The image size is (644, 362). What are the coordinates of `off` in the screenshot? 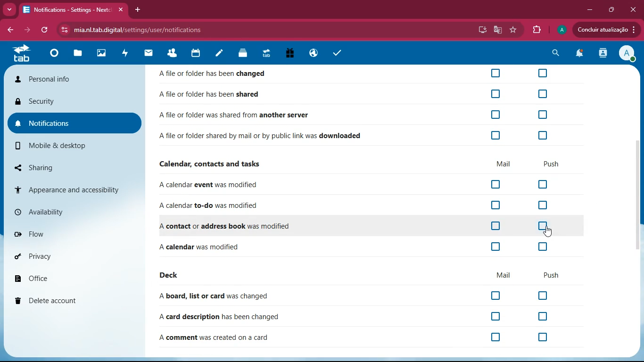 It's located at (495, 72).